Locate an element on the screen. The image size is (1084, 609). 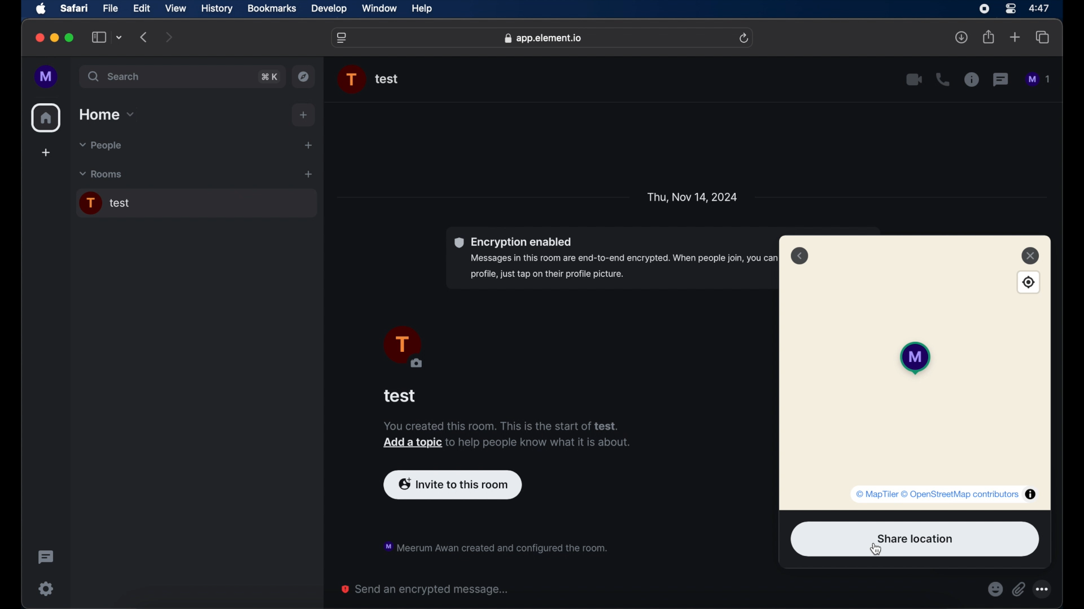
maximize is located at coordinates (70, 38).